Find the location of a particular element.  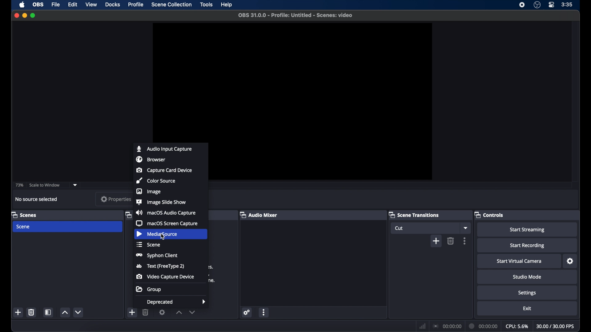

add is located at coordinates (132, 312).